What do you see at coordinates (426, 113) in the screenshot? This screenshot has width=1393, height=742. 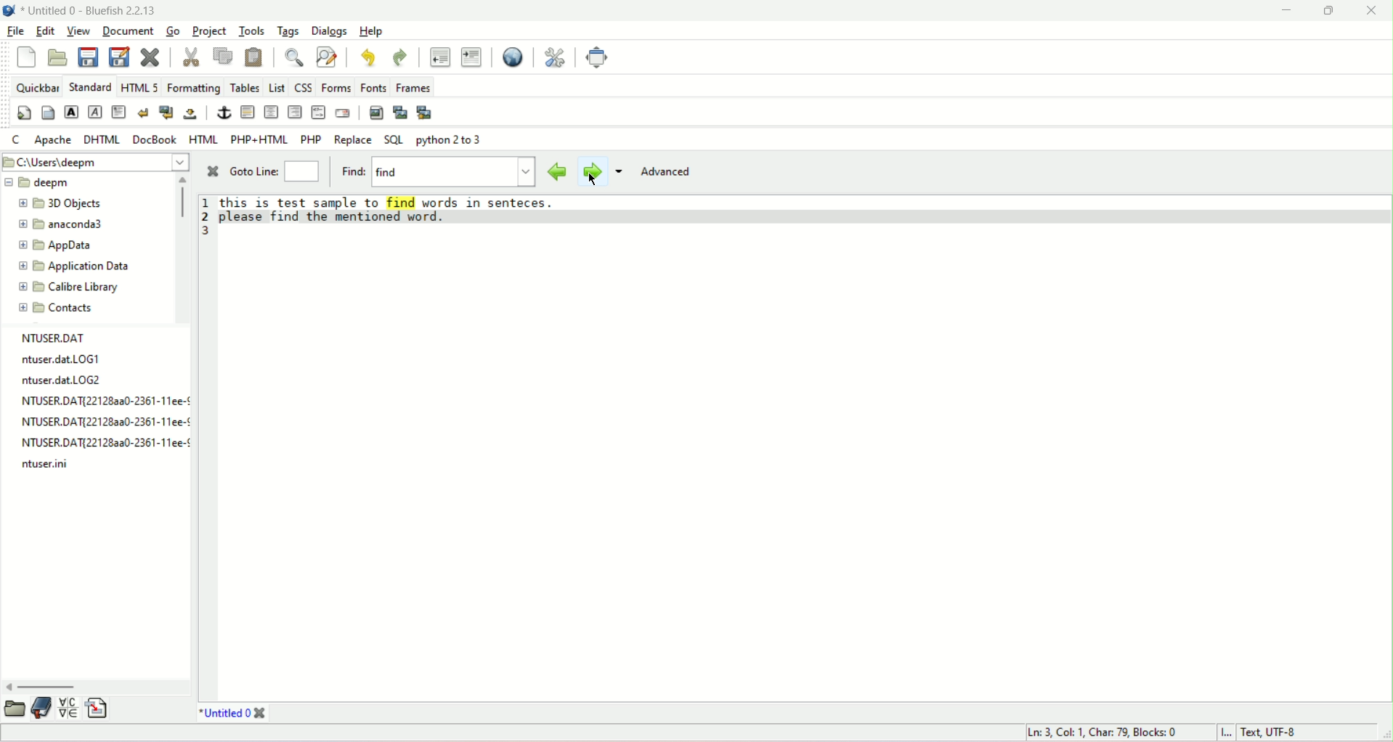 I see `multi thumbnail` at bounding box center [426, 113].